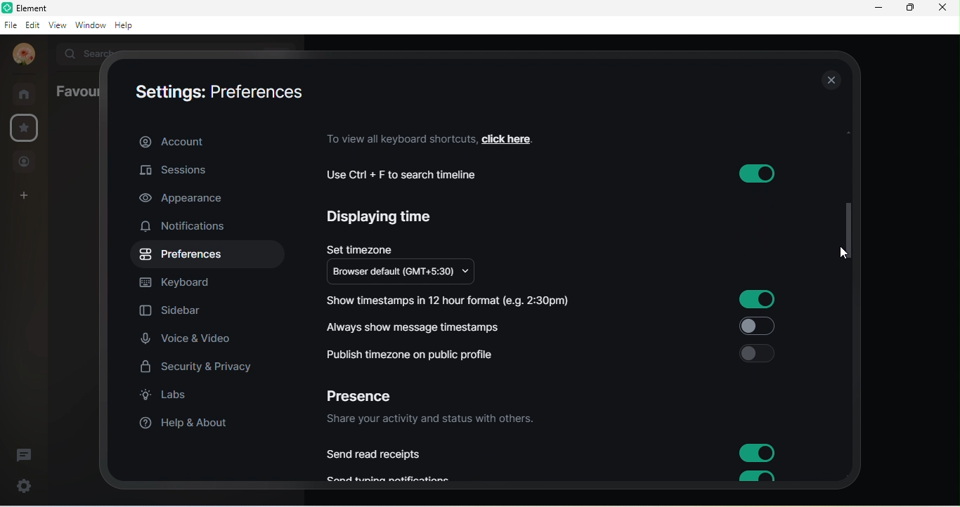  I want to click on maximize, so click(909, 9).